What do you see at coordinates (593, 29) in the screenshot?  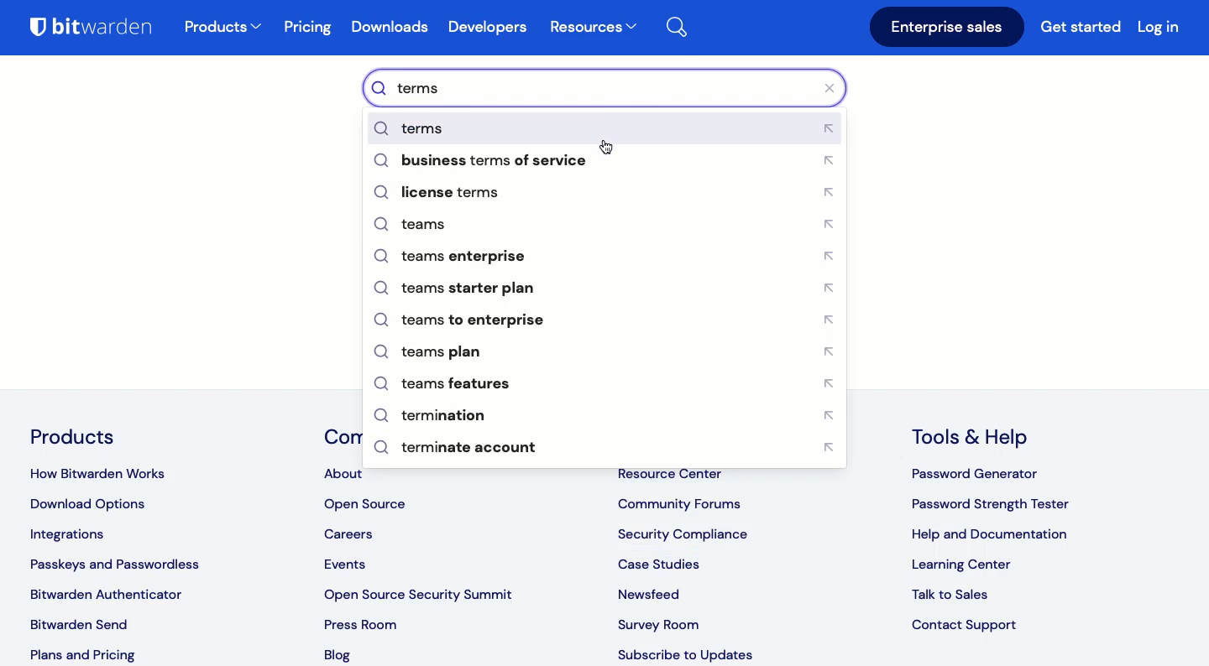 I see `Resources` at bounding box center [593, 29].